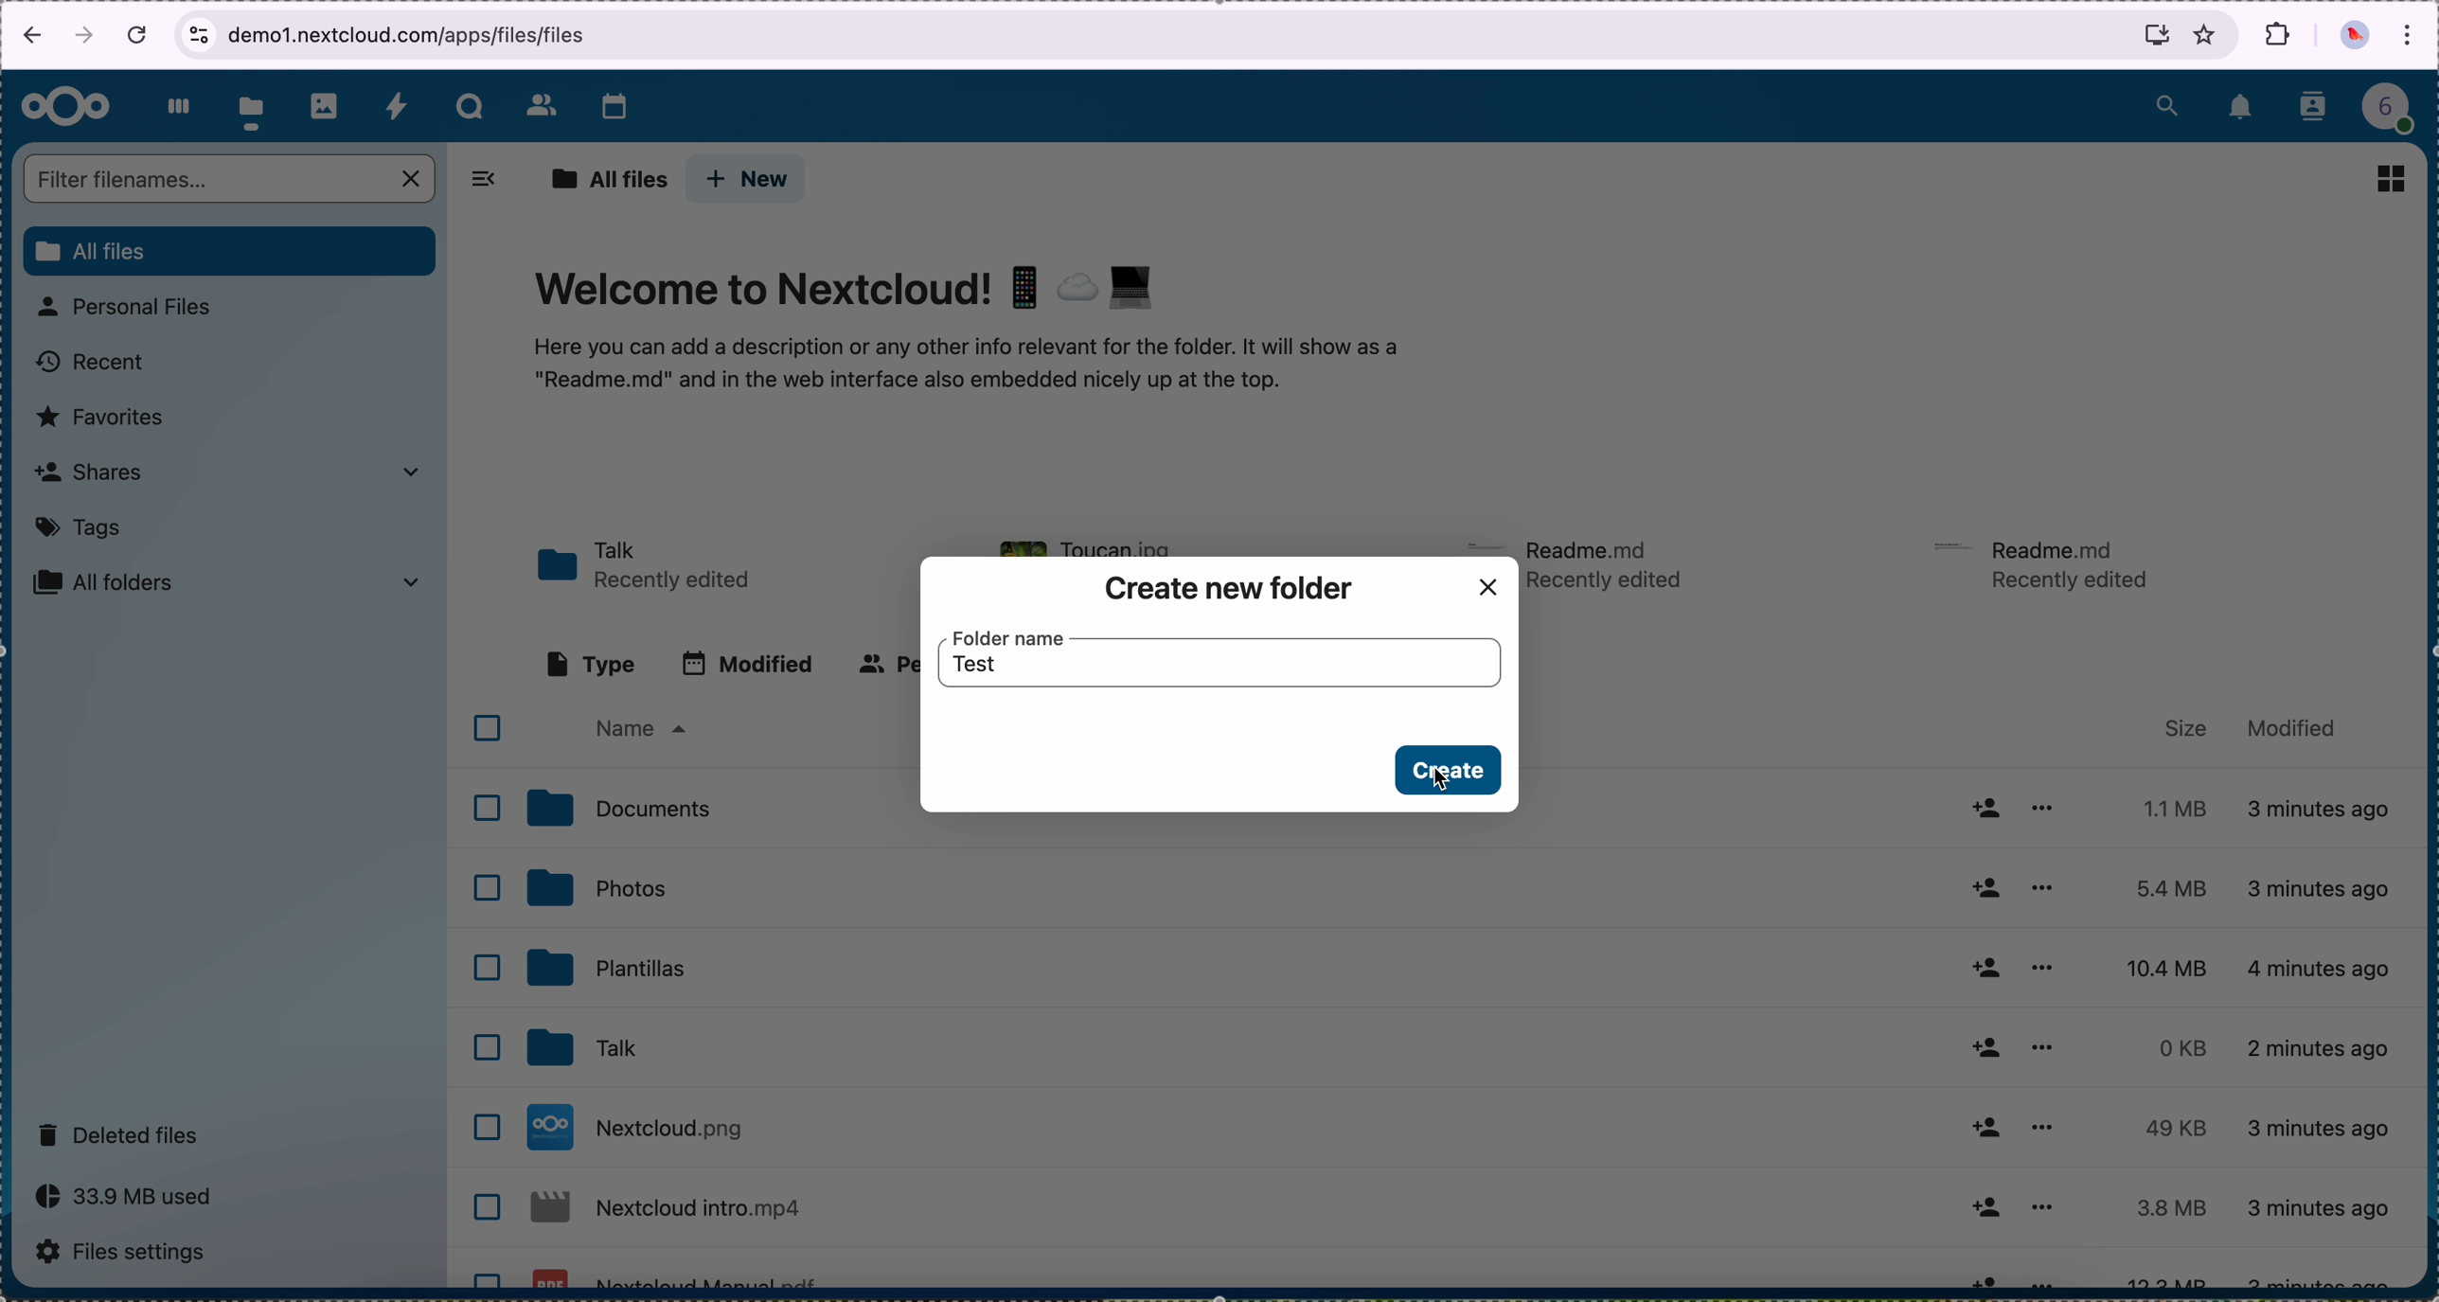 The height and width of the screenshot is (1302, 2439). Describe the element at coordinates (2039, 1206) in the screenshot. I see `more options` at that location.